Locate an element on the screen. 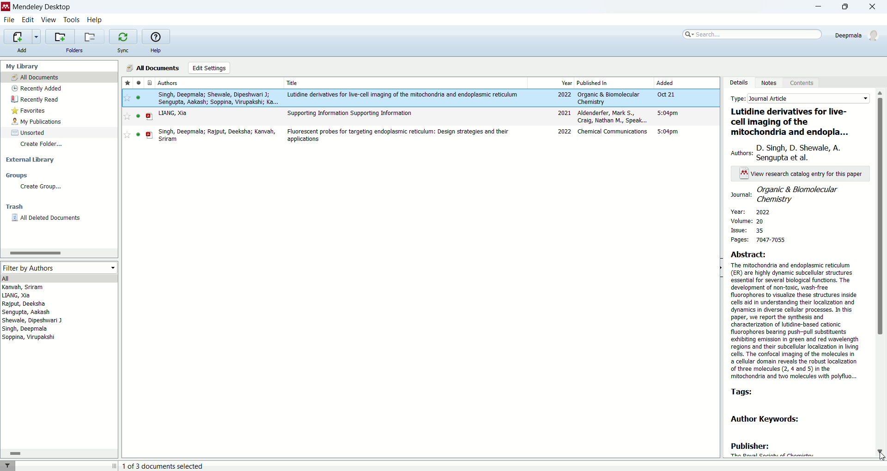  recently read is located at coordinates (35, 99).